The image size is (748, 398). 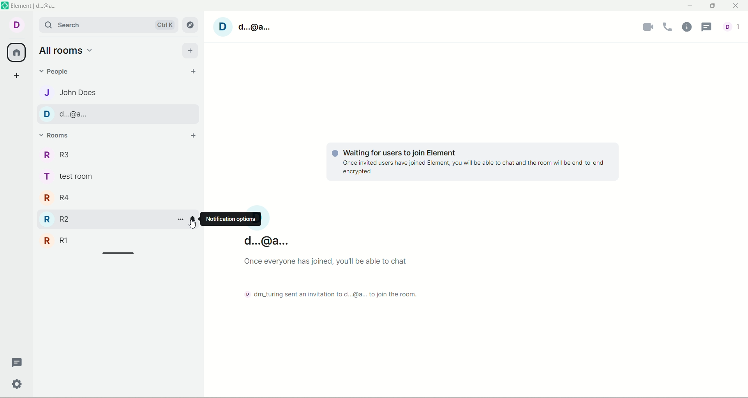 What do you see at coordinates (69, 240) in the screenshot?
I see `room 1` at bounding box center [69, 240].